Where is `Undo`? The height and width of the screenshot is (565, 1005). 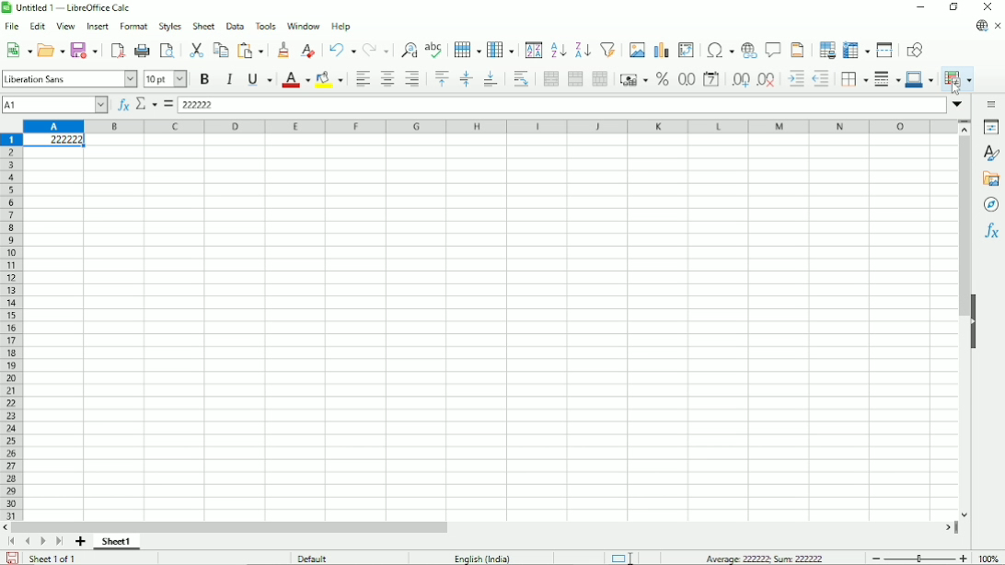
Undo is located at coordinates (341, 49).